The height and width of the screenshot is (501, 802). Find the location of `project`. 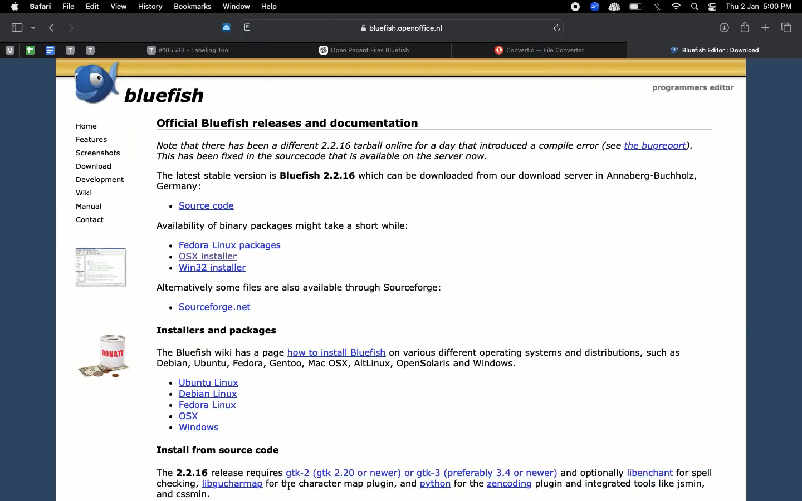

project is located at coordinates (225, 7).